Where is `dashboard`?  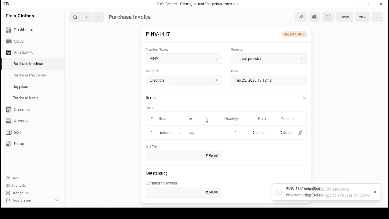
dashboard is located at coordinates (23, 28).